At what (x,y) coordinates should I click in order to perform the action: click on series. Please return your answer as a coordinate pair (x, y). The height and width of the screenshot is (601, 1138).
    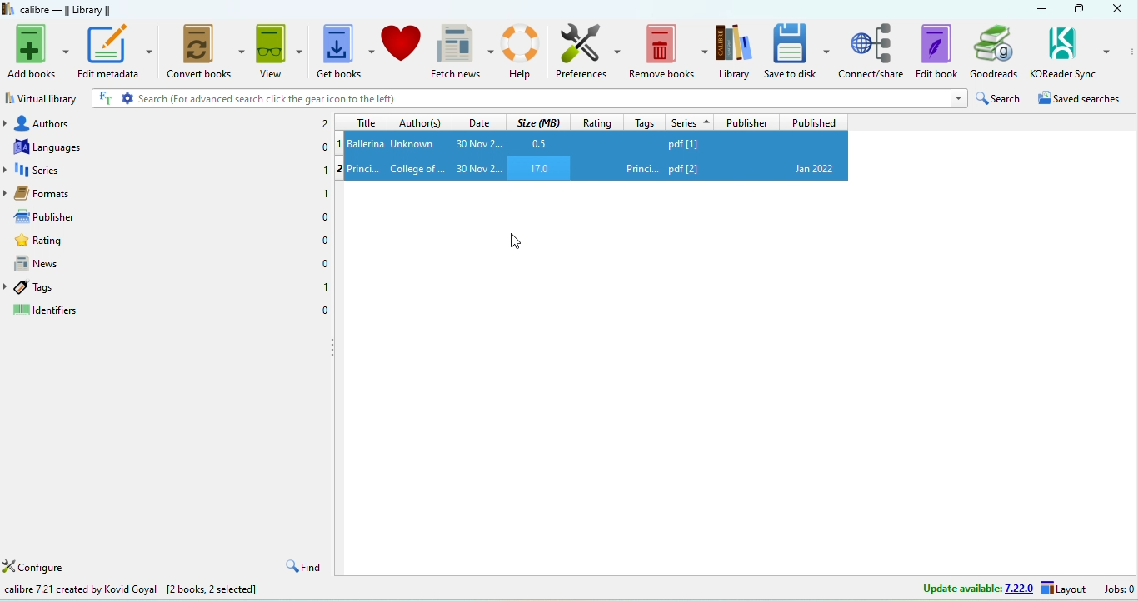
    Looking at the image, I should click on (69, 169).